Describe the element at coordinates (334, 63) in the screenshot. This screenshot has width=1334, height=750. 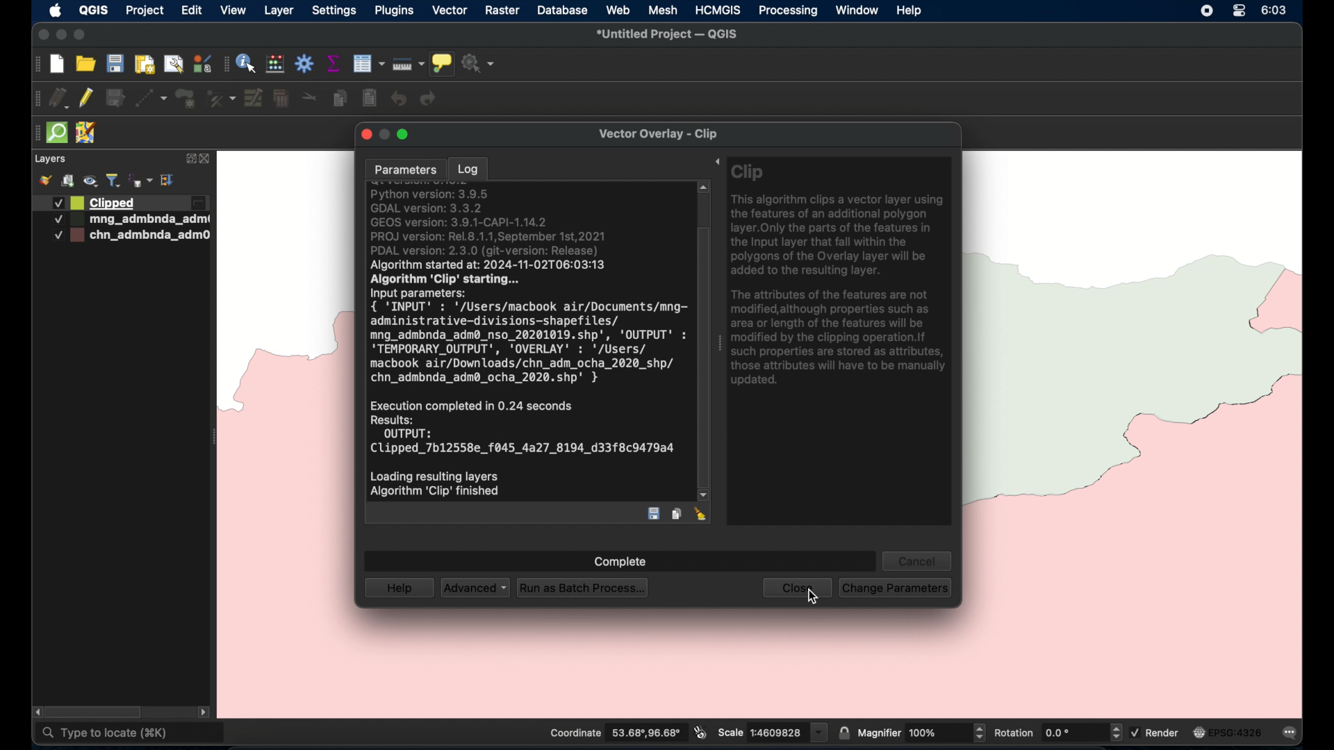
I see `show statistical summary` at that location.